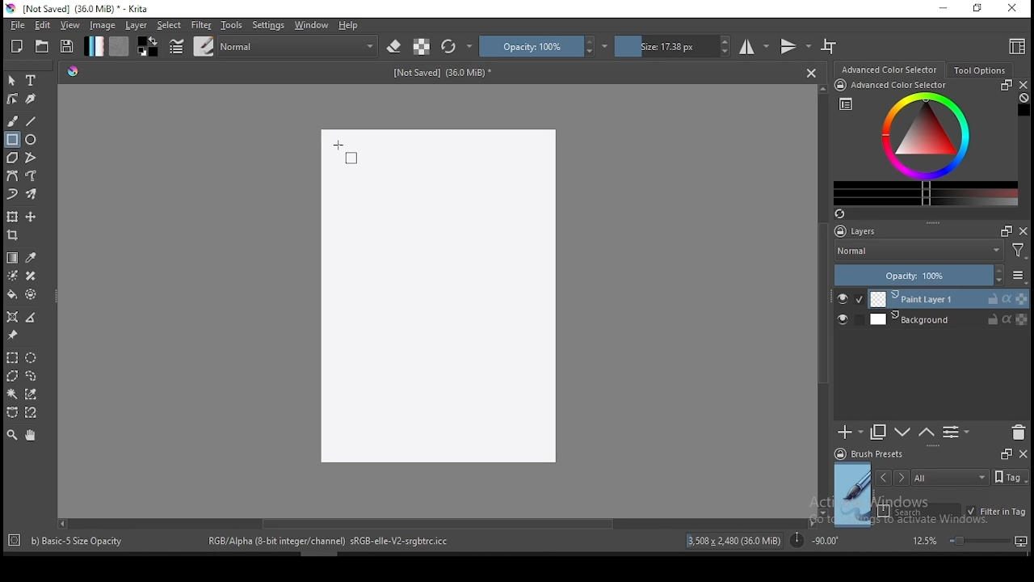  Describe the element at coordinates (12, 140) in the screenshot. I see `rectangle tool` at that location.